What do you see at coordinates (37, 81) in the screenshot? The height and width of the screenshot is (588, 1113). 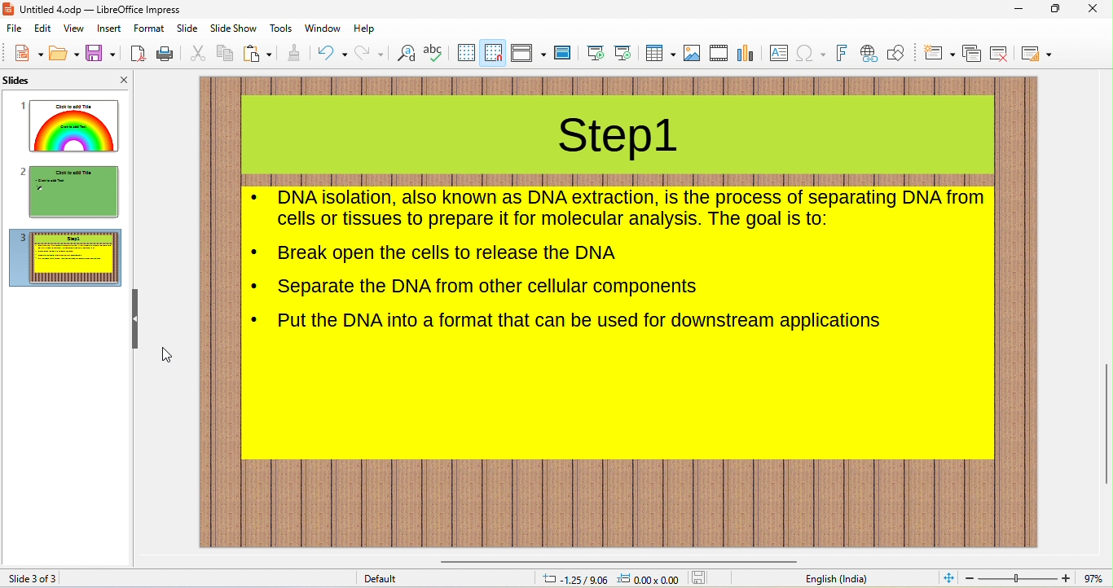 I see `slides` at bounding box center [37, 81].